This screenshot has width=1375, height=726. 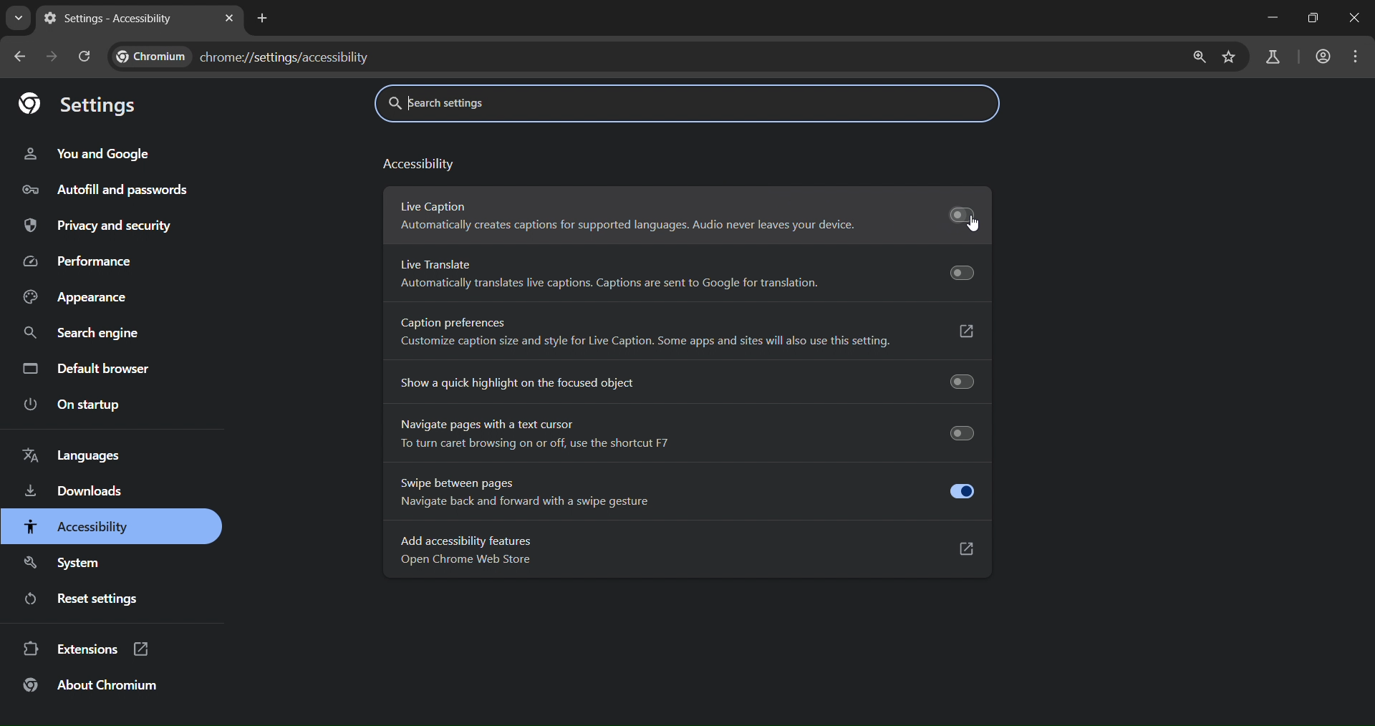 What do you see at coordinates (265, 19) in the screenshot?
I see `new tab` at bounding box center [265, 19].